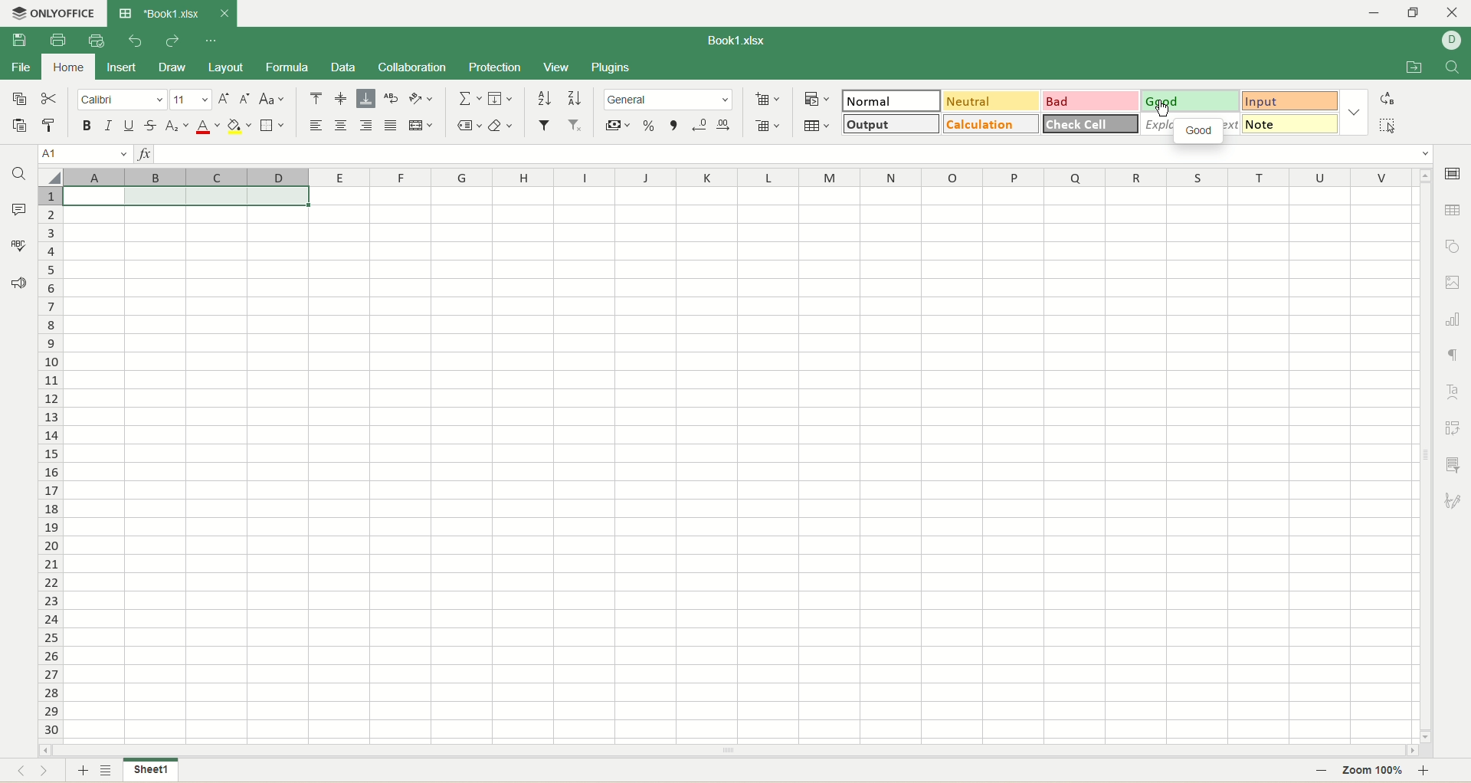 Image resolution: width=1471 pixels, height=783 pixels. I want to click on copy style, so click(49, 128).